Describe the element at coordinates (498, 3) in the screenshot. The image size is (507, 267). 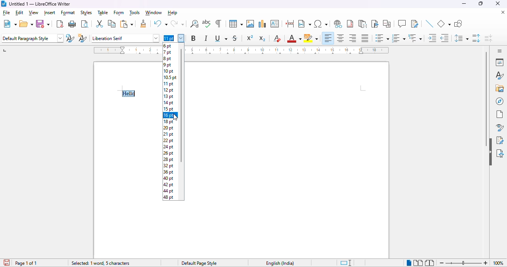
I see `close` at that location.